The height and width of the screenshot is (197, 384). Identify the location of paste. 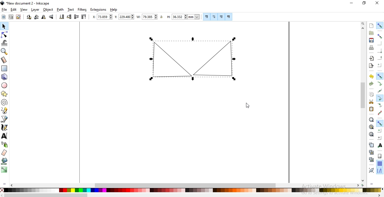
(372, 109).